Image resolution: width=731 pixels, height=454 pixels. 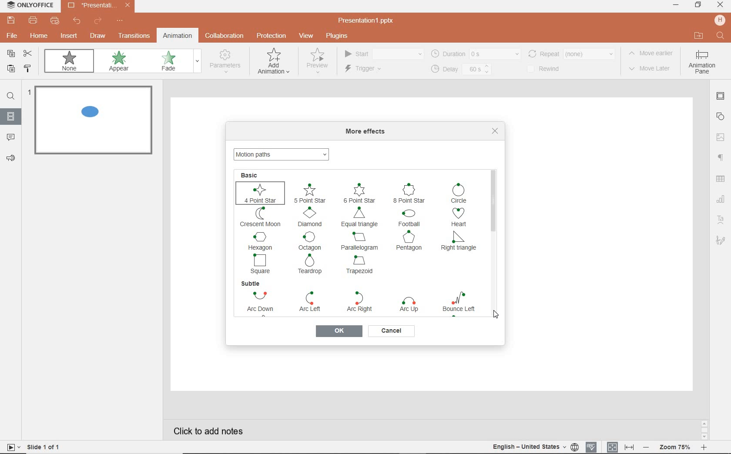 I want to click on EQUAL TRIANGLE, so click(x=359, y=217).